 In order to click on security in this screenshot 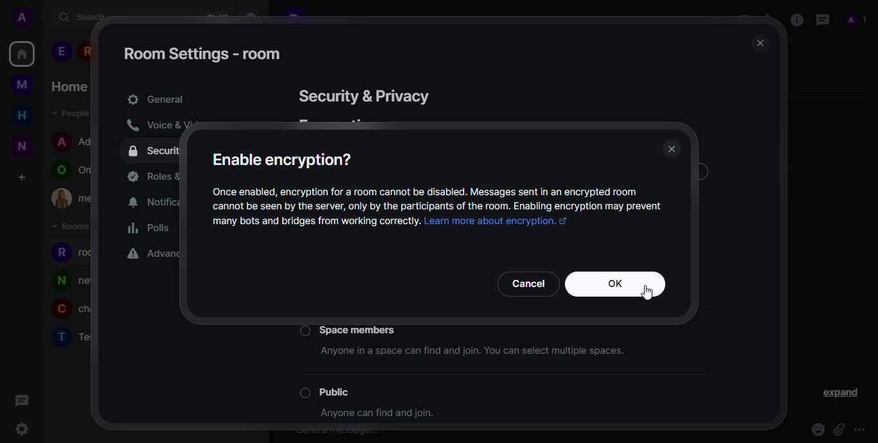, I will do `click(362, 96)`.